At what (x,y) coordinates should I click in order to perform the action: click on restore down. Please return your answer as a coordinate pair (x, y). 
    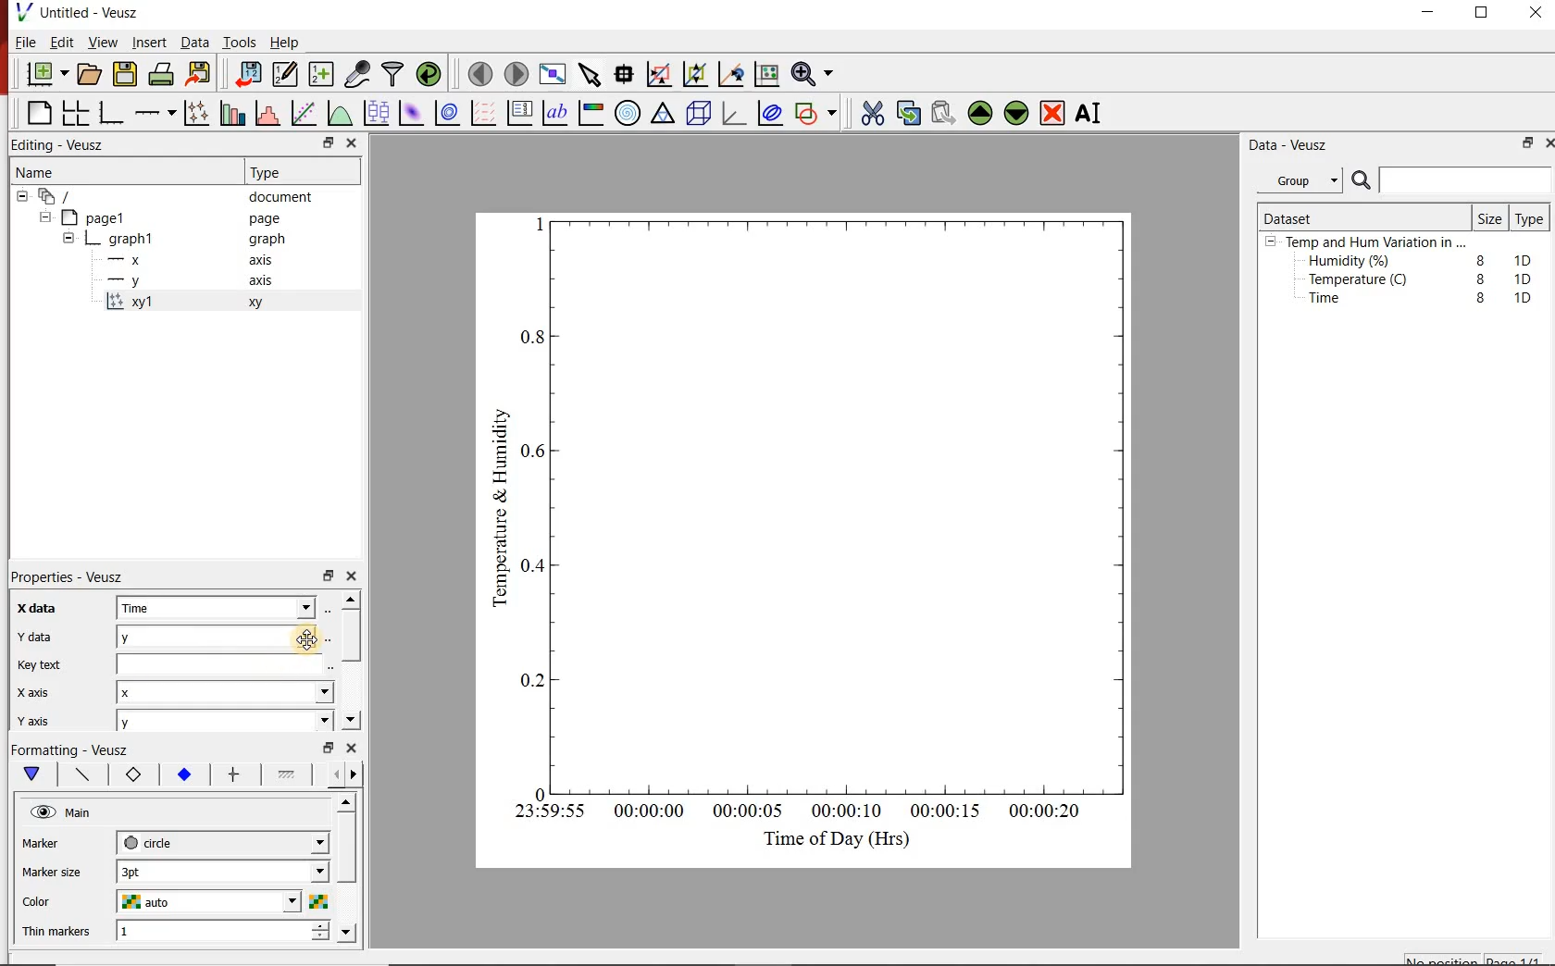
    Looking at the image, I should click on (317, 142).